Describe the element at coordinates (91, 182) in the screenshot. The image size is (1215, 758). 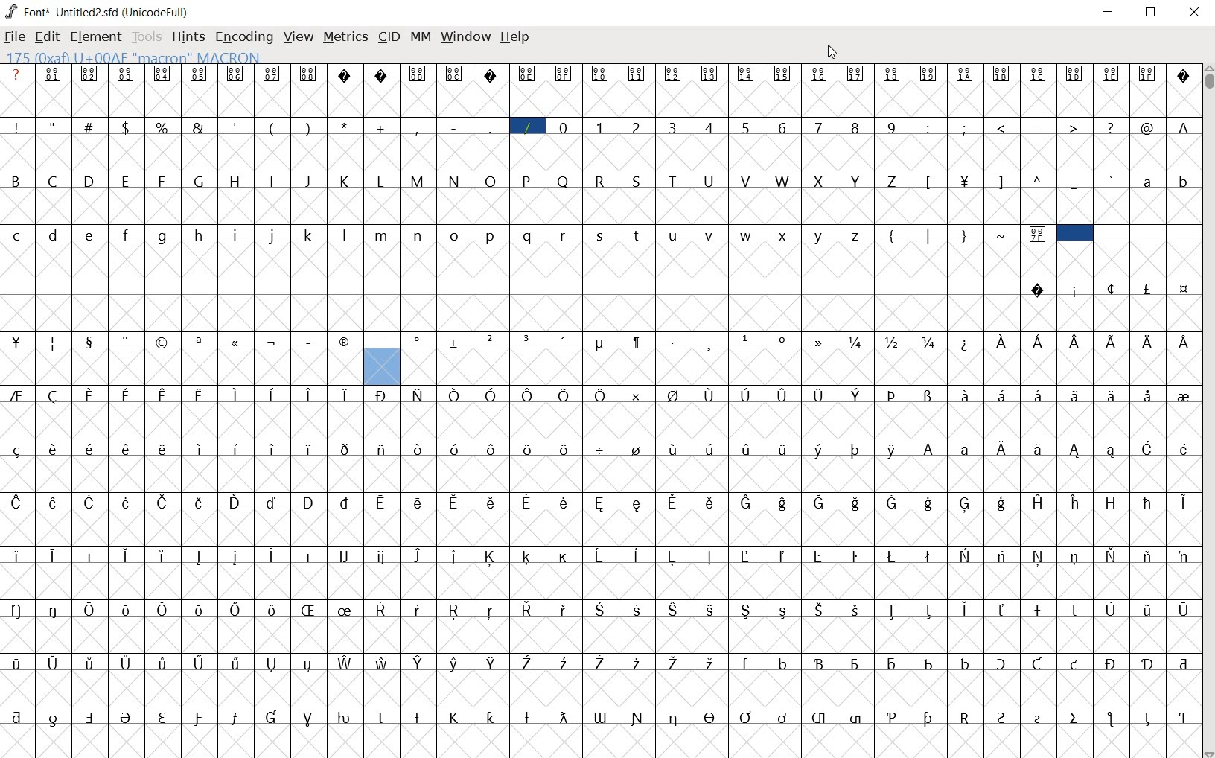
I see `D` at that location.